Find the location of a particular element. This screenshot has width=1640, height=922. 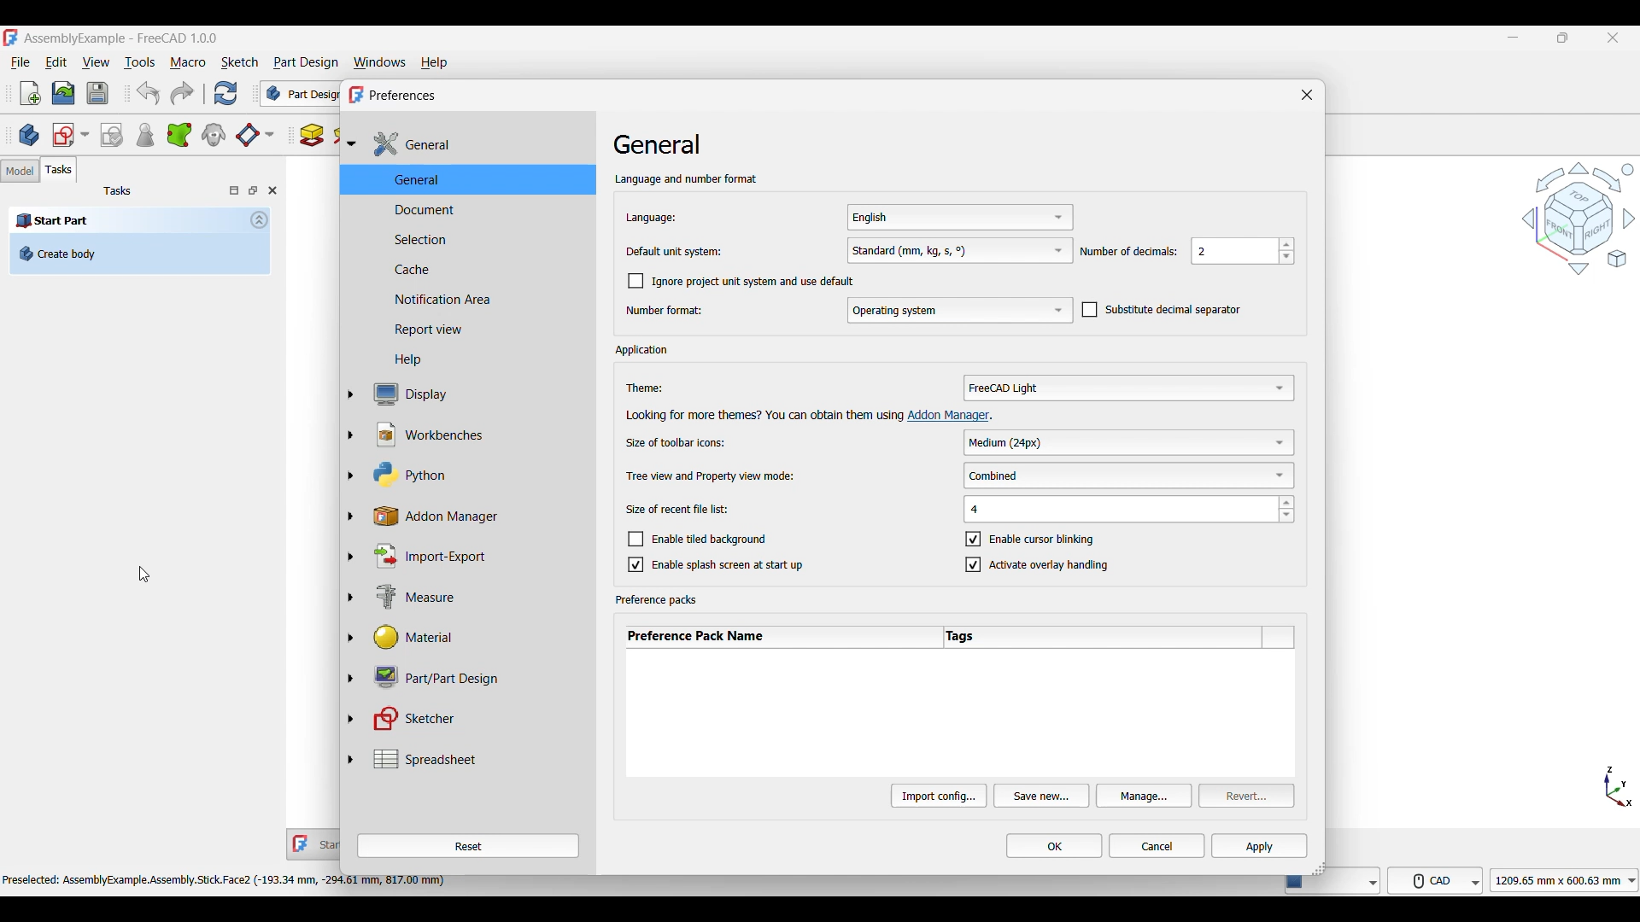

Undo is located at coordinates (148, 93).